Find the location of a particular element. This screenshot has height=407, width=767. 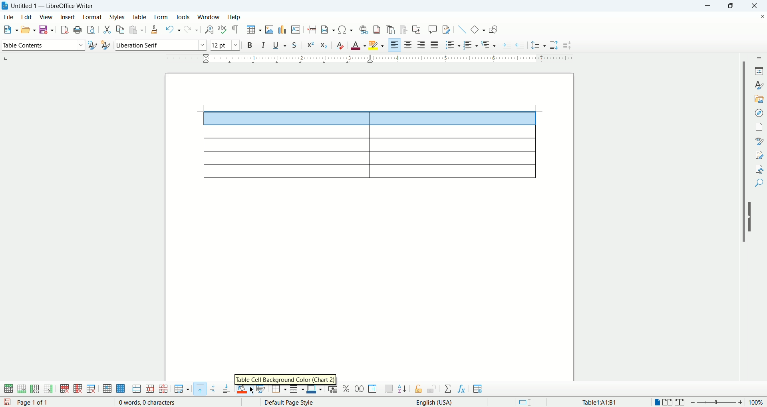

vertical scroll bar is located at coordinates (741, 224).